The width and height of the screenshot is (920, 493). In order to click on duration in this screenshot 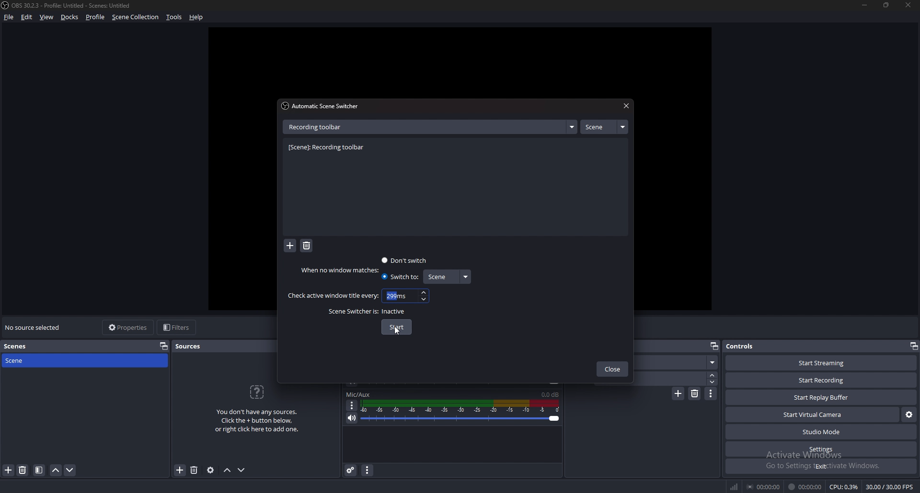, I will do `click(676, 378)`.